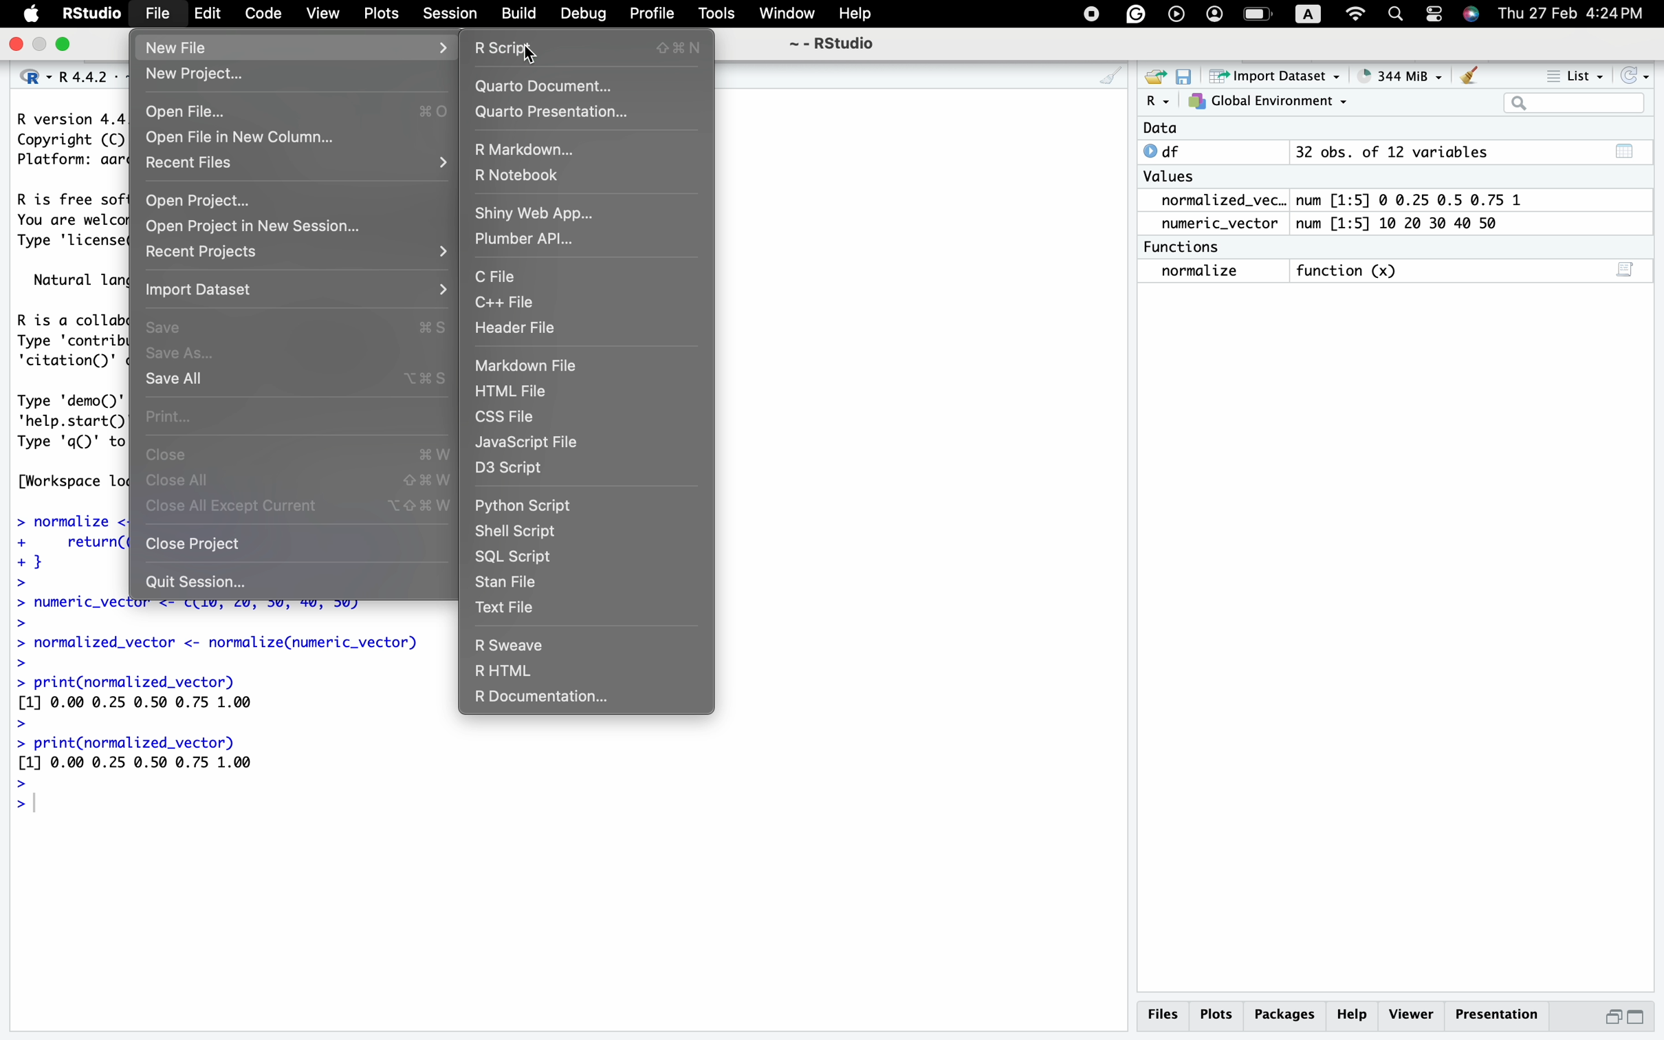 This screenshot has height=1040, width=1664. Describe the element at coordinates (1271, 76) in the screenshot. I see `Import Dataset` at that location.